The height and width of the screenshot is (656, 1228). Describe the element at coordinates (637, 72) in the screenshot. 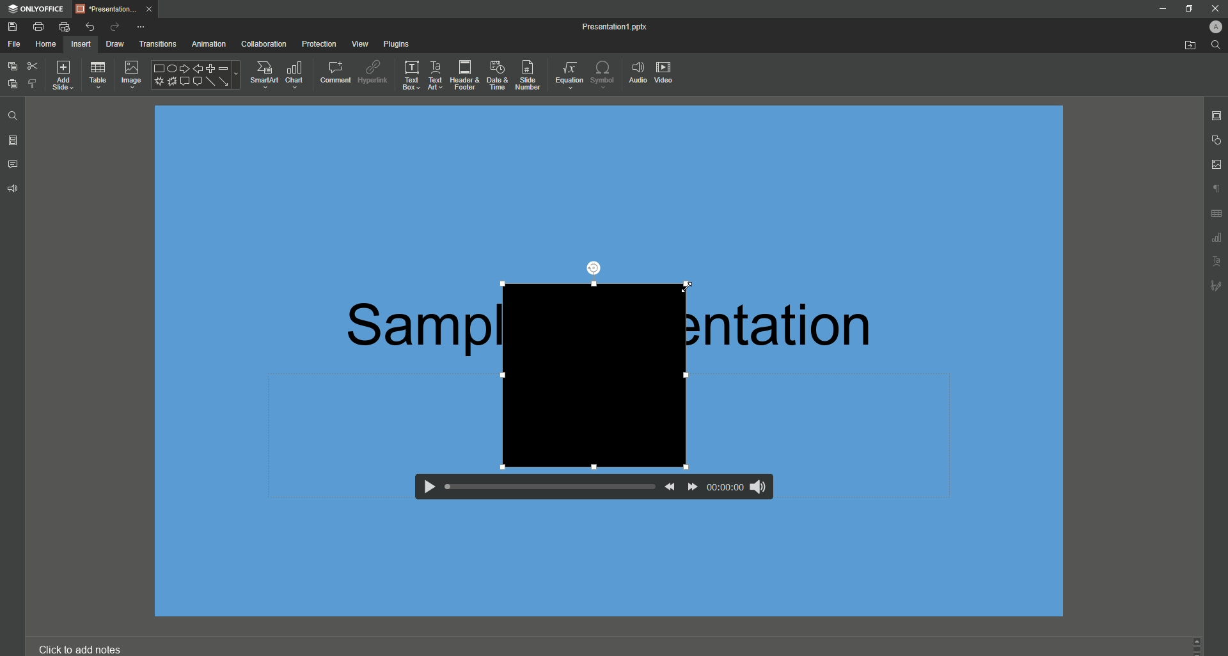

I see `Audio` at that location.